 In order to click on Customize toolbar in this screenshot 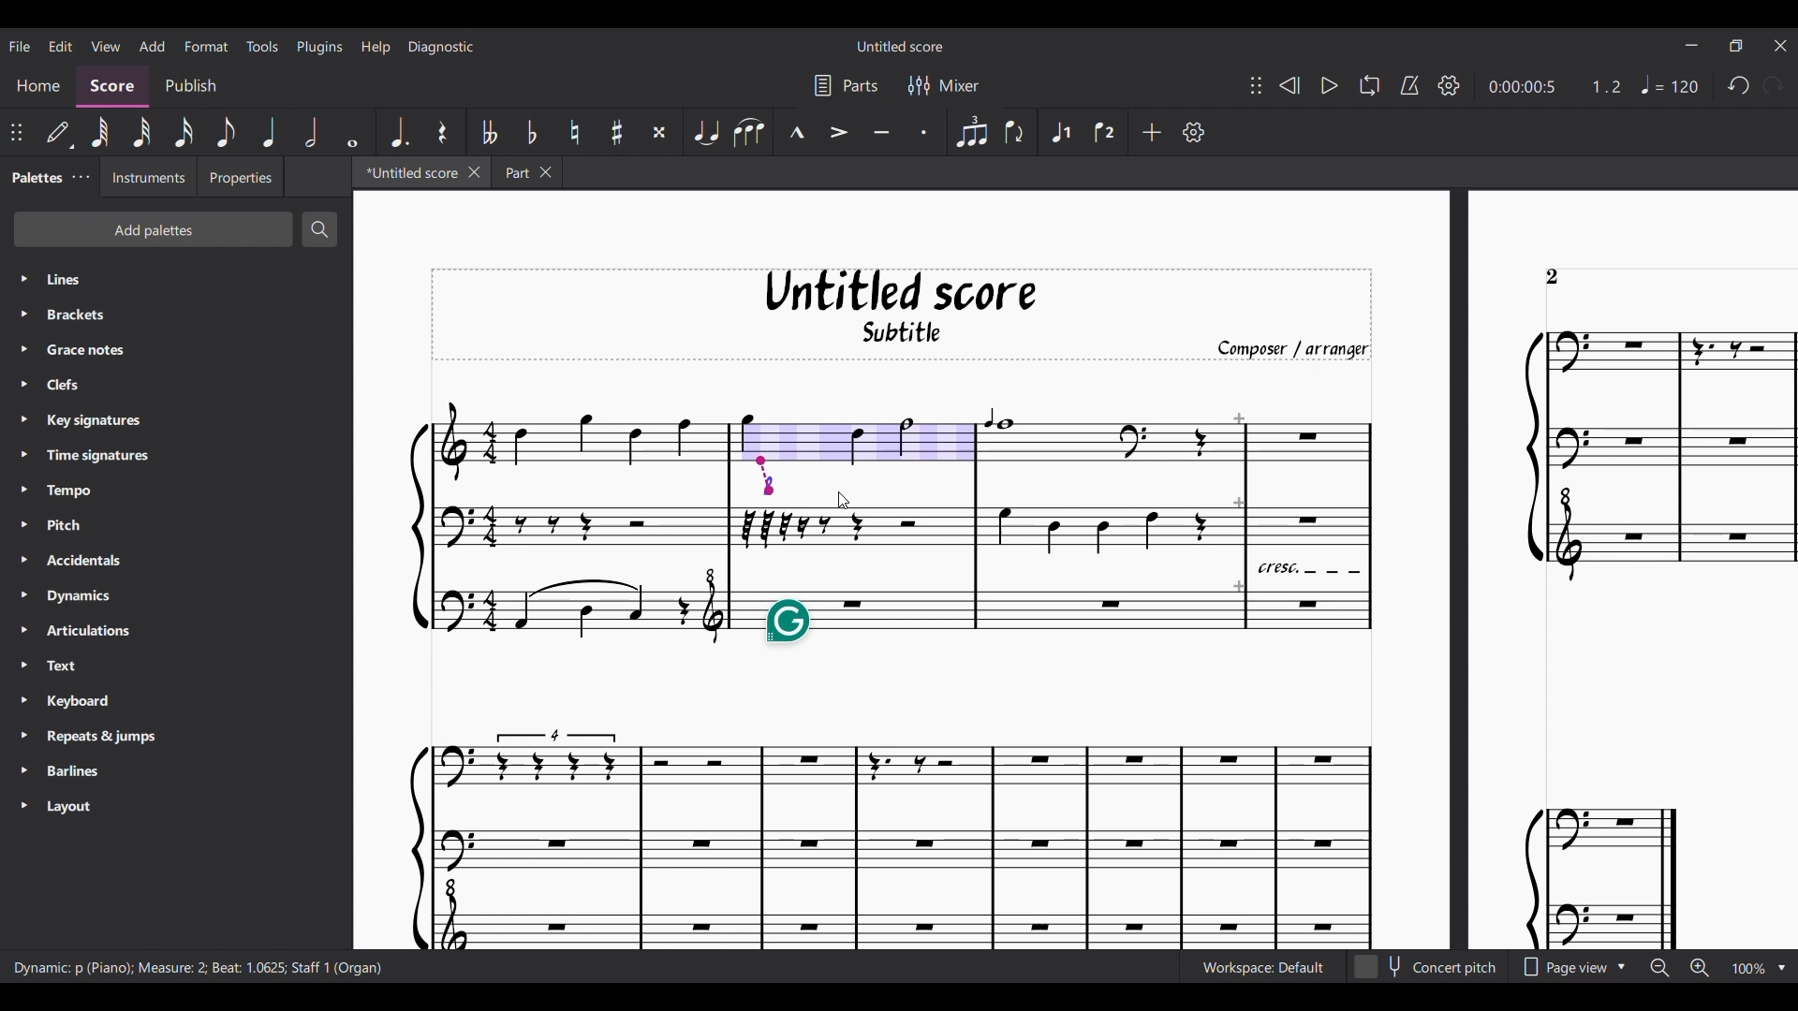, I will do `click(1194, 132)`.